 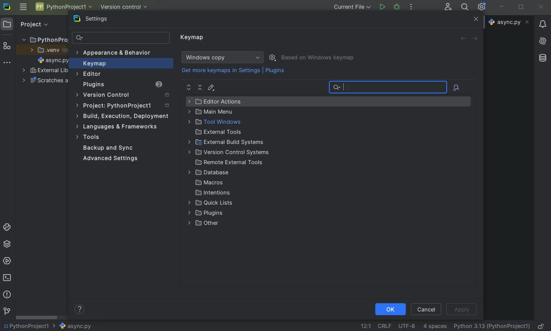 What do you see at coordinates (464, 8) in the screenshot?
I see `search everywhere` at bounding box center [464, 8].